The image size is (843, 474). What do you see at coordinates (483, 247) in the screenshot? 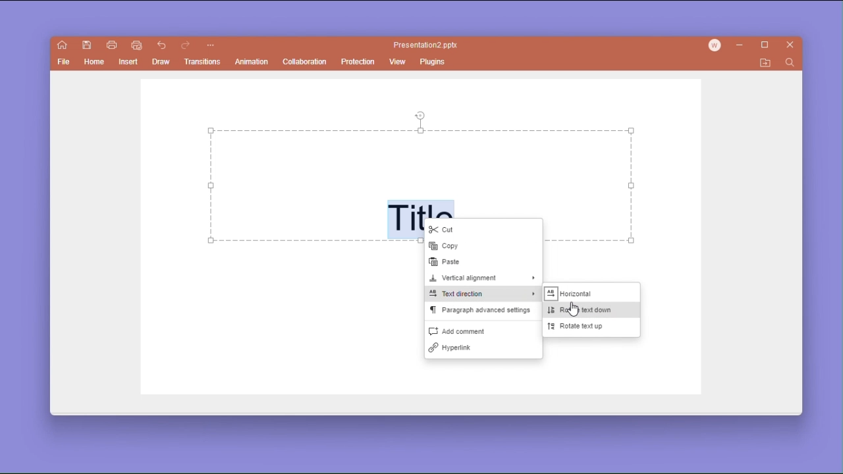
I see `copy` at bounding box center [483, 247].